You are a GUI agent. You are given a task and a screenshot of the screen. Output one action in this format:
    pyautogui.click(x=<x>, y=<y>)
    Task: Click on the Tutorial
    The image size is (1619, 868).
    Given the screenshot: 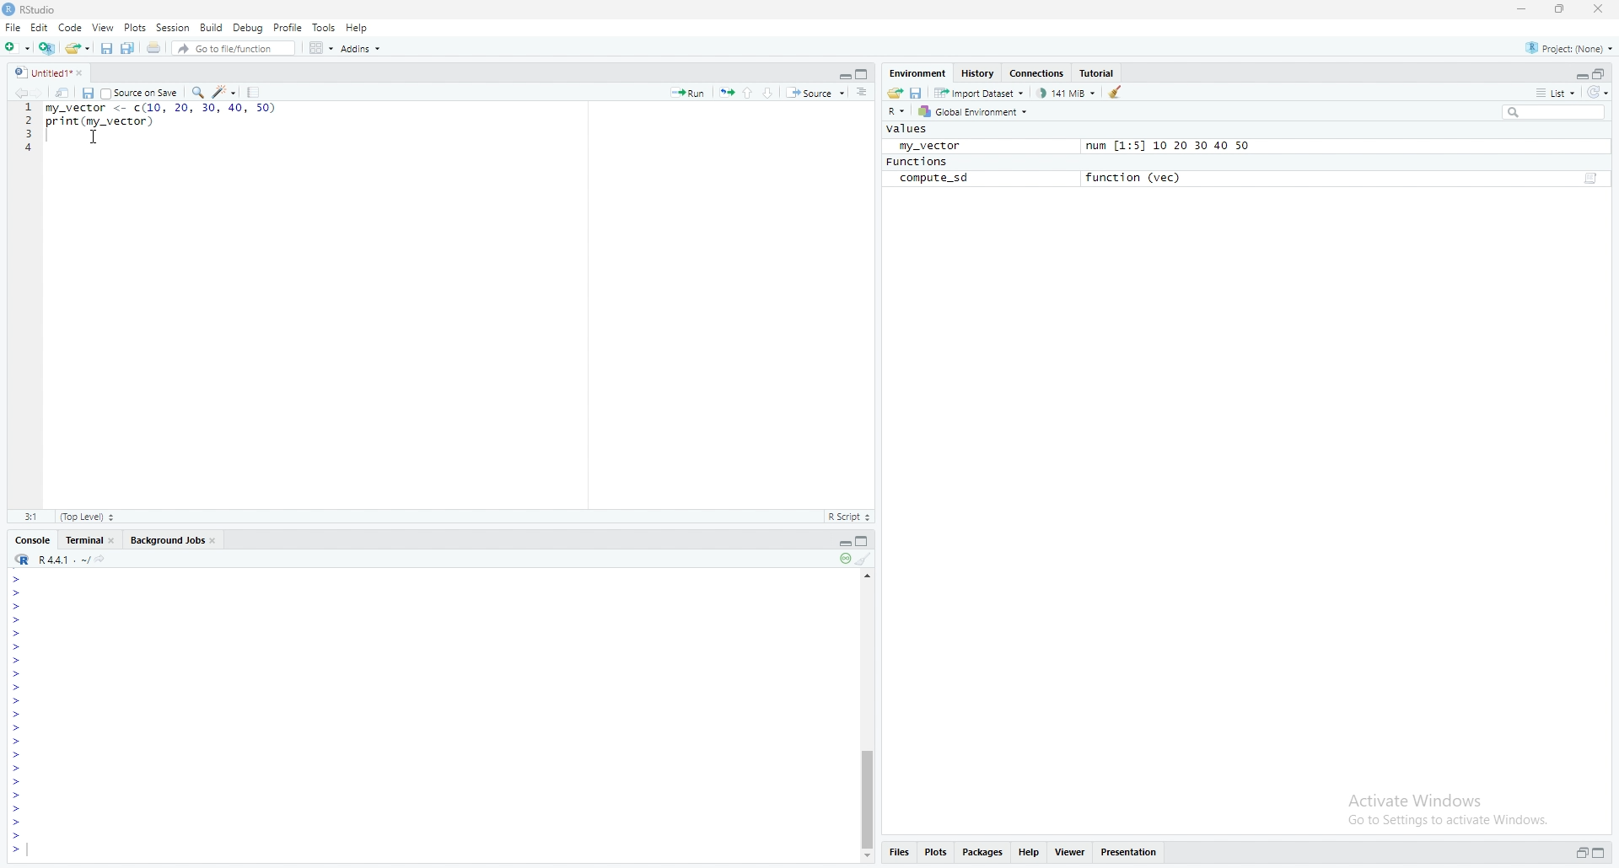 What is the action you would take?
    pyautogui.click(x=1099, y=72)
    